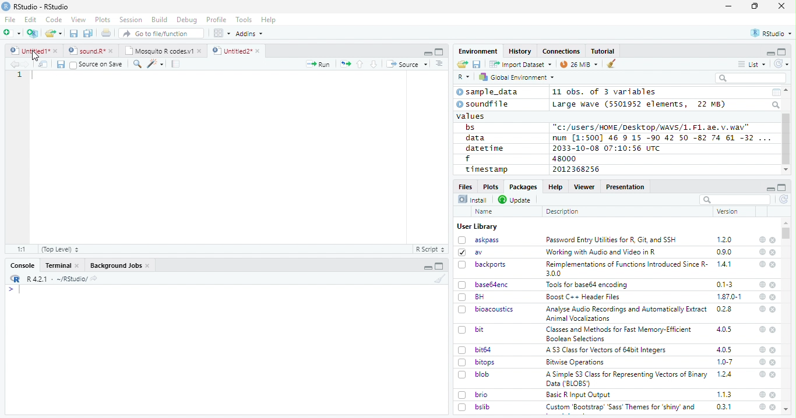 The image size is (796, 418). I want to click on File, so click(9, 19).